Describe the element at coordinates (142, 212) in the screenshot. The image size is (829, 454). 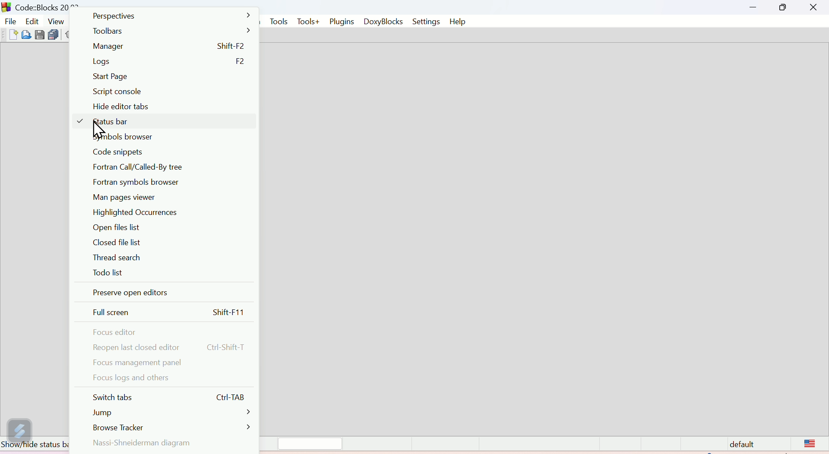
I see `Highlighted Occurences` at that location.